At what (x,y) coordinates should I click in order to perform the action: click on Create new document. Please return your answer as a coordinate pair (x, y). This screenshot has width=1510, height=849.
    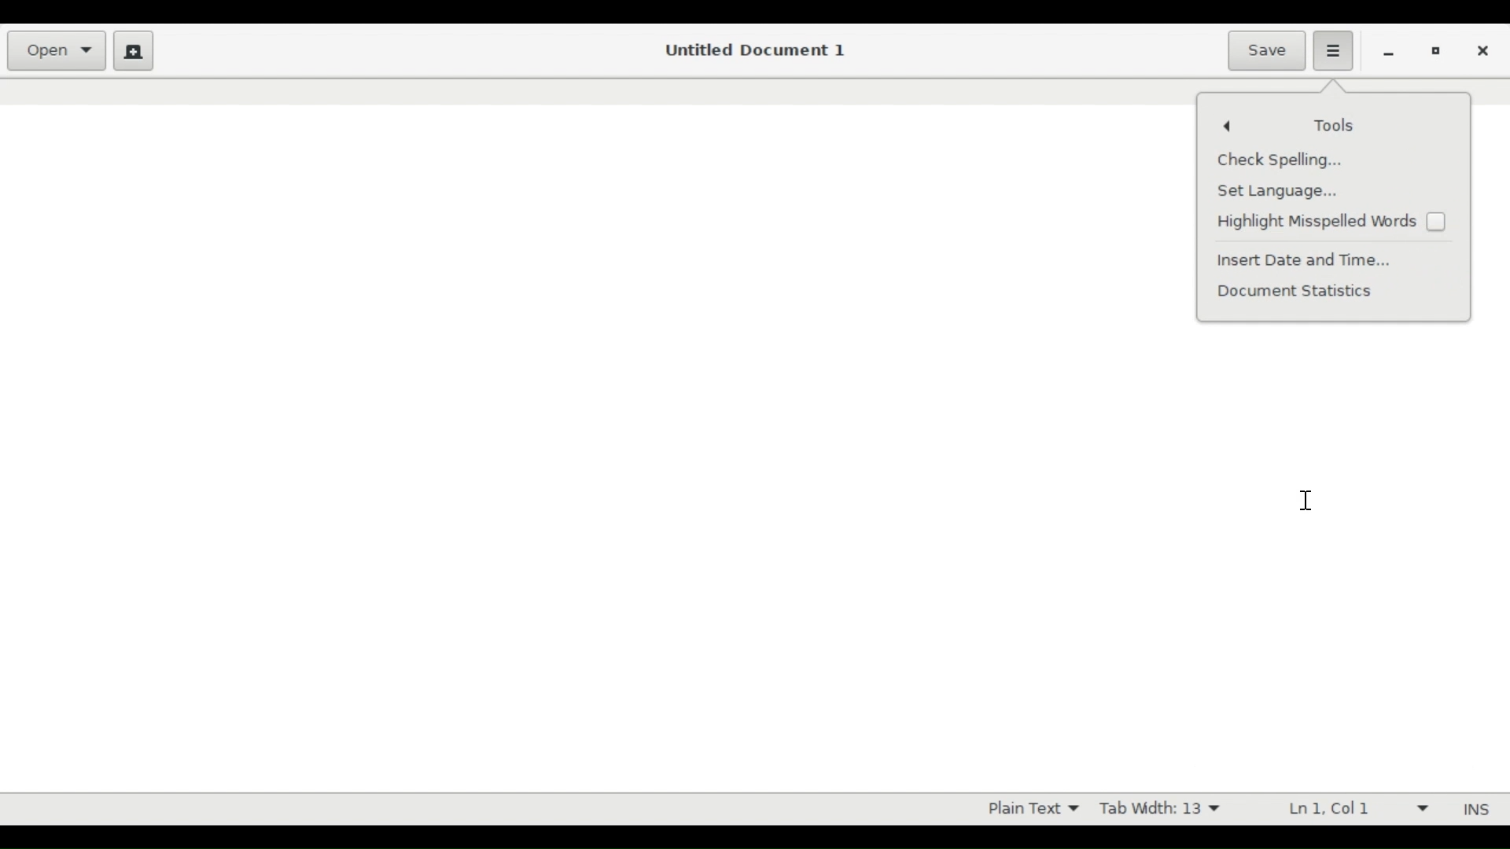
    Looking at the image, I should click on (134, 50).